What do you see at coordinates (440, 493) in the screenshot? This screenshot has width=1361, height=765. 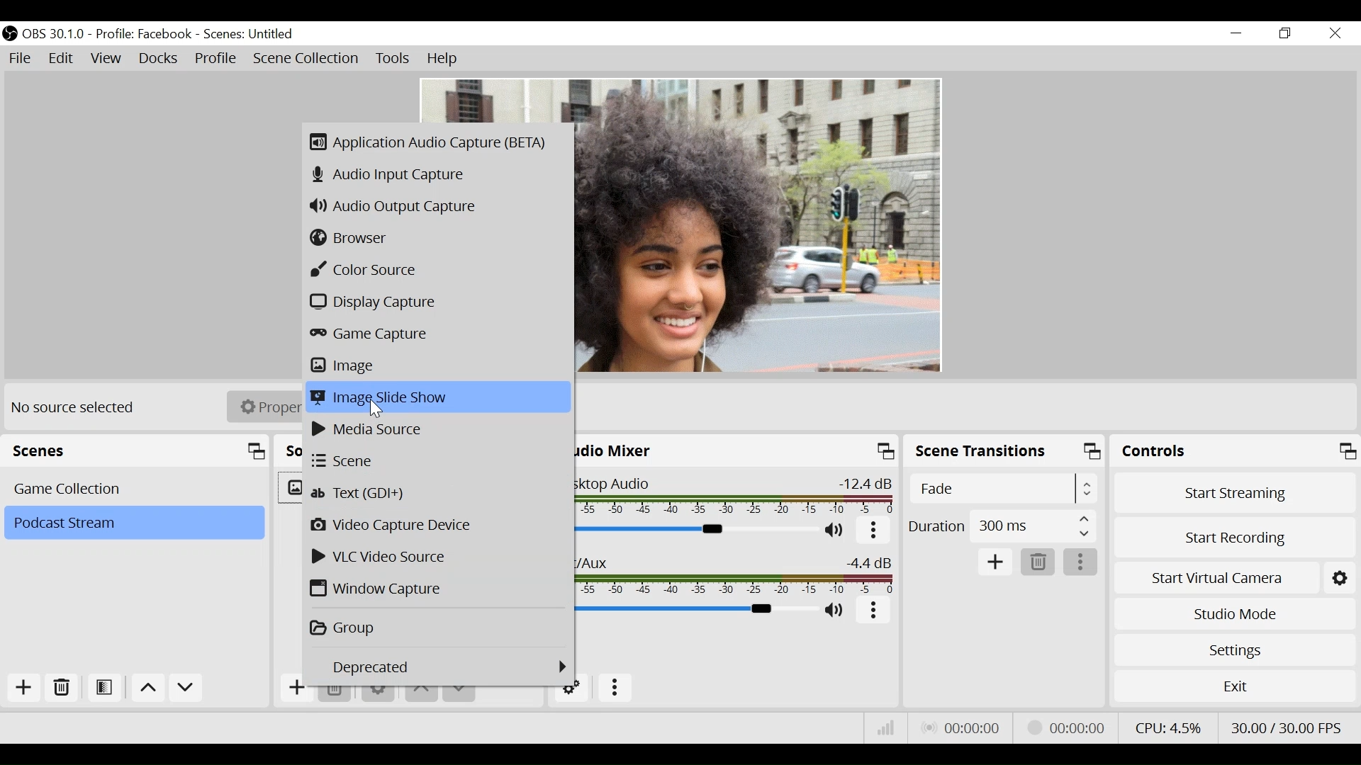 I see `Text (GDI+)` at bounding box center [440, 493].